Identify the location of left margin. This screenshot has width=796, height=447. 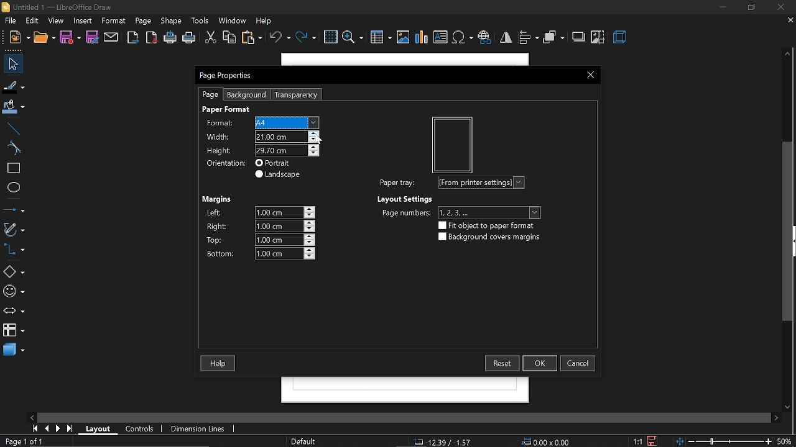
(215, 211).